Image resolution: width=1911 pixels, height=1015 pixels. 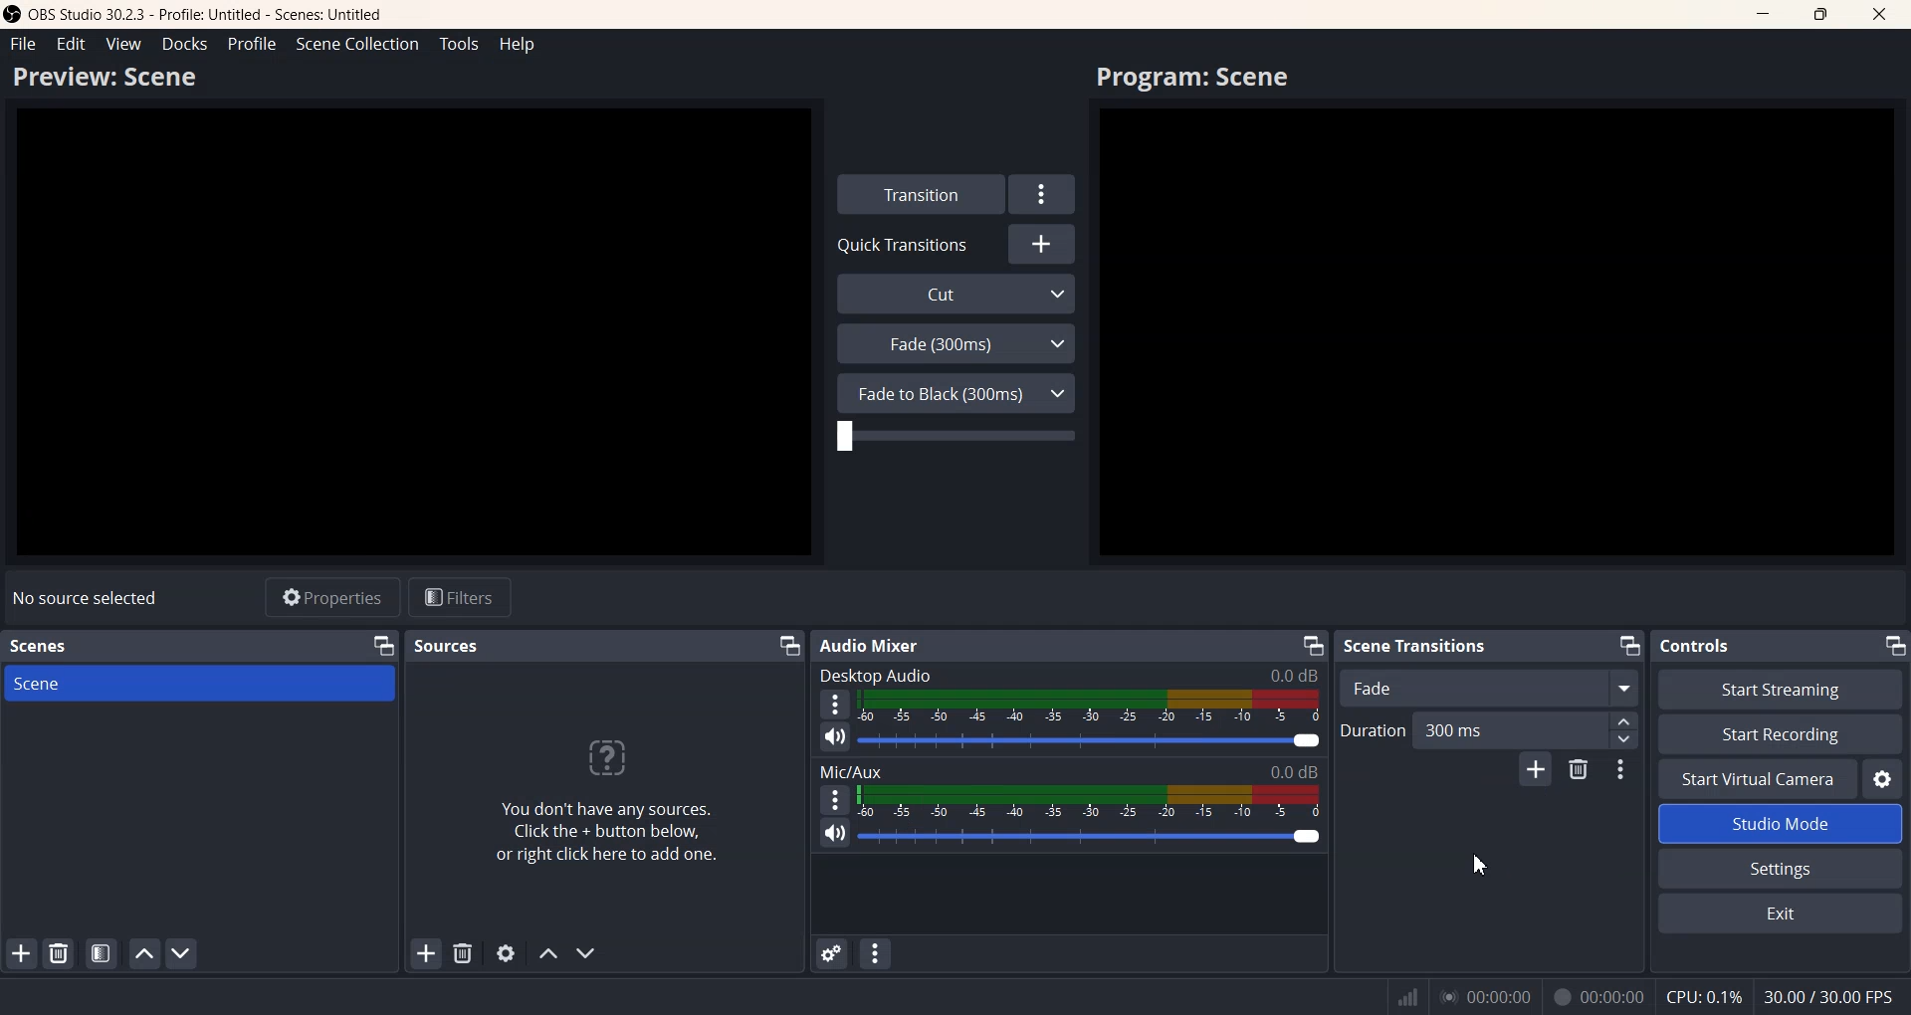 I want to click on Add Sources, so click(x=424, y=953).